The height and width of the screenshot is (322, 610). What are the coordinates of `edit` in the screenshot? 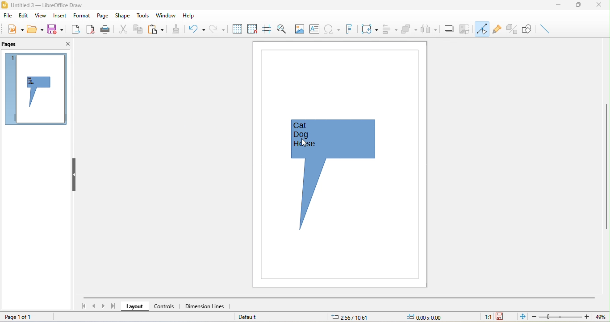 It's located at (23, 15).